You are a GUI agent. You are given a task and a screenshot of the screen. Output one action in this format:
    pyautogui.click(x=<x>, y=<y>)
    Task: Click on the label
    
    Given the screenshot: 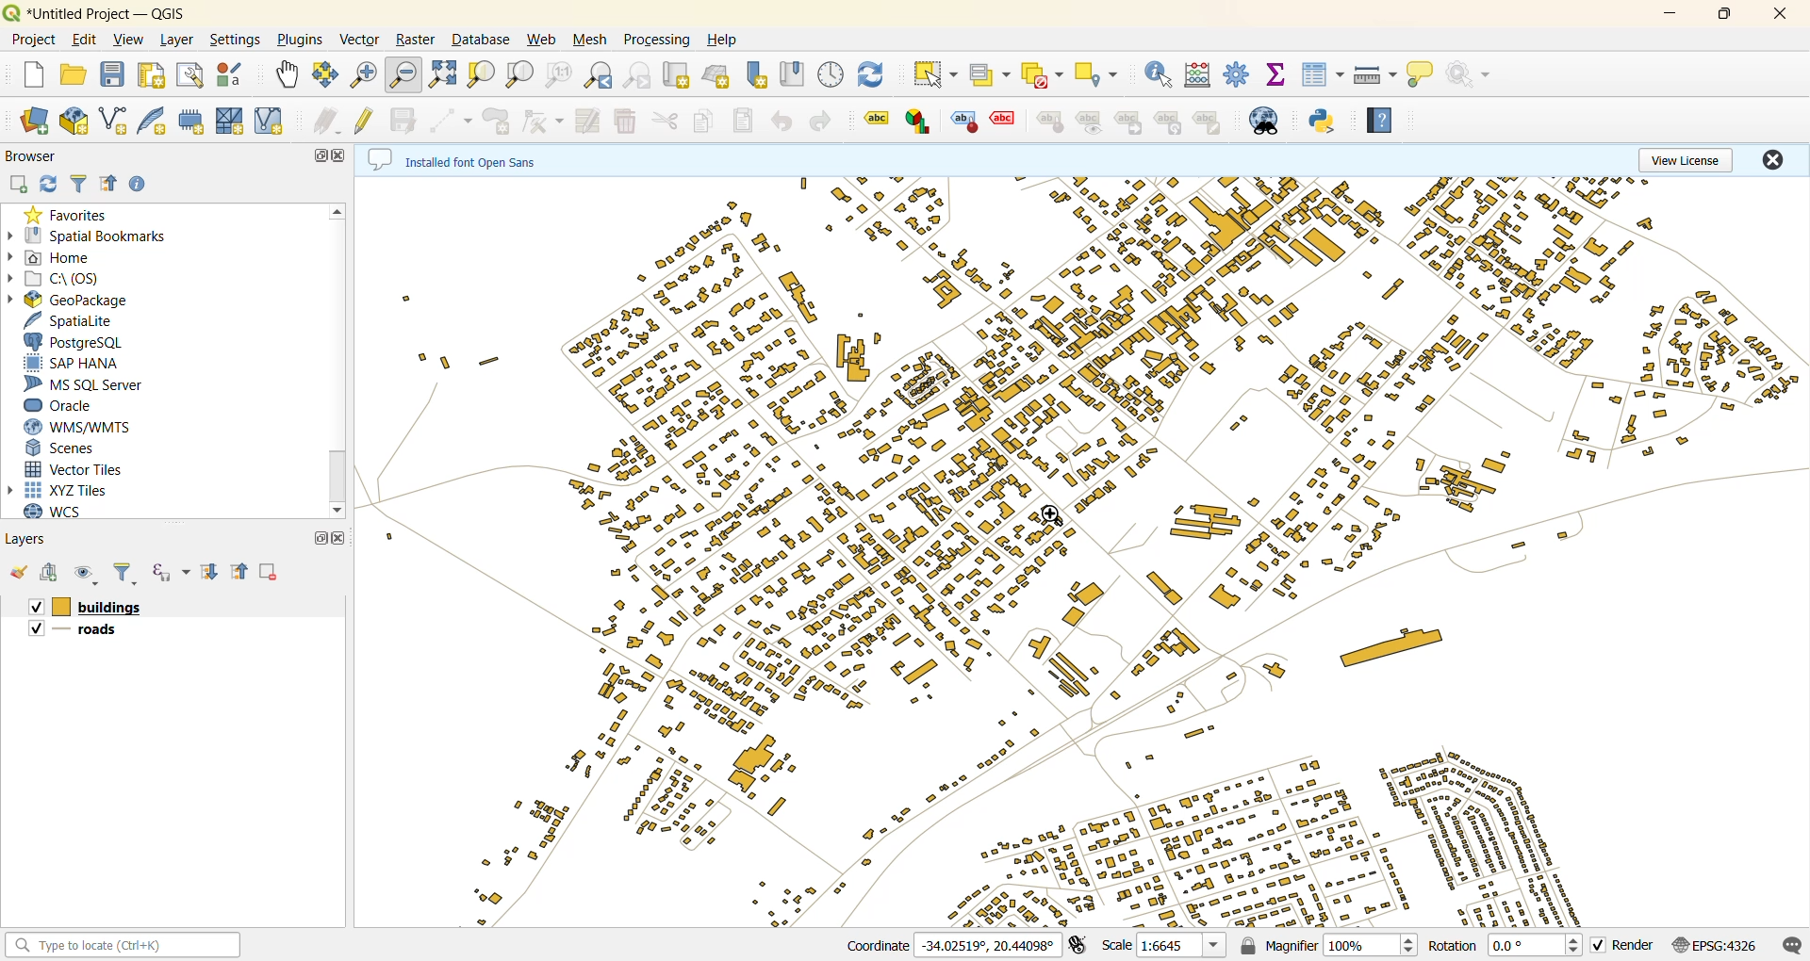 What is the action you would take?
    pyautogui.click(x=1004, y=119)
    